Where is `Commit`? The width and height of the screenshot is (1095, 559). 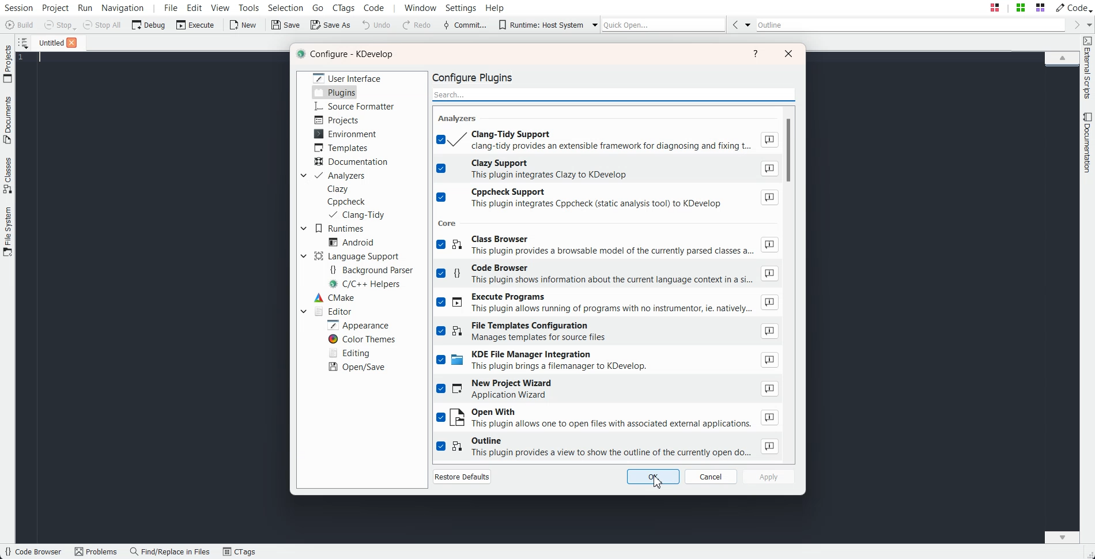
Commit is located at coordinates (465, 25).